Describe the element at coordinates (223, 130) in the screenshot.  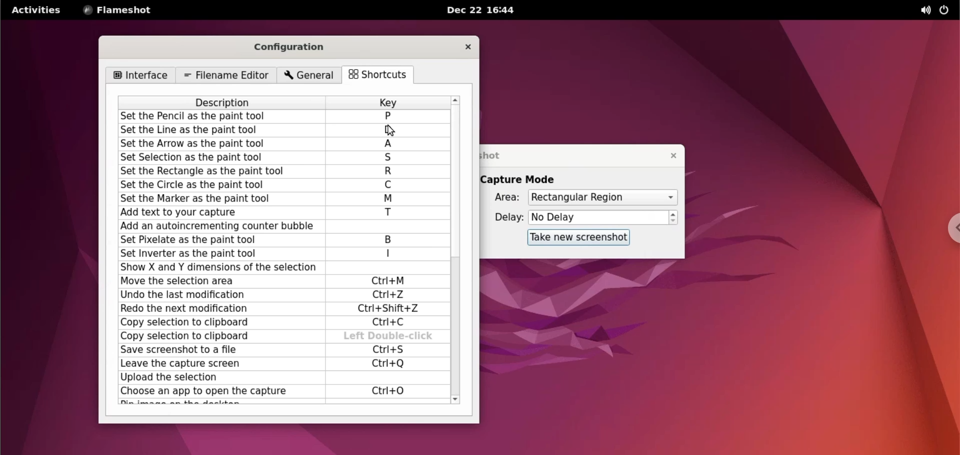
I see `set the line as the paint tool` at that location.